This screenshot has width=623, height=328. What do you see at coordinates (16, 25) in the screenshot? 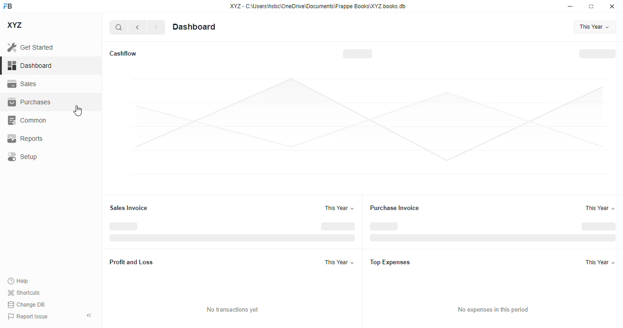
I see `XYZ` at bounding box center [16, 25].